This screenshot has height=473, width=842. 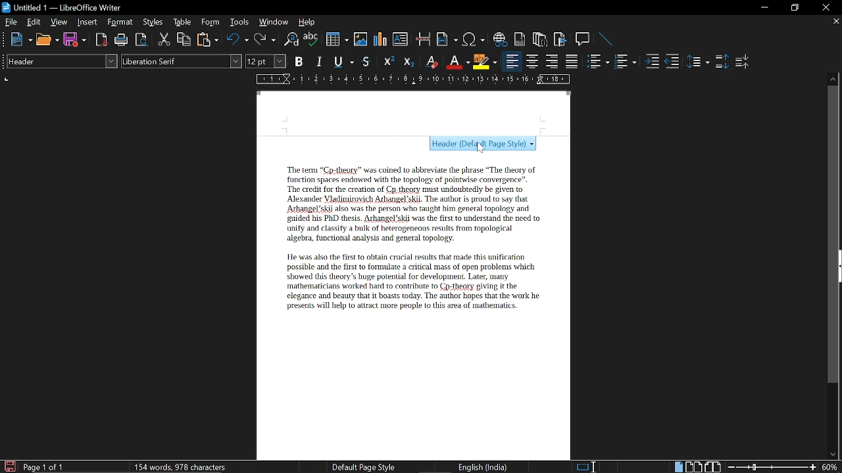 What do you see at coordinates (743, 61) in the screenshot?
I see `decrease paragraph spacing Decrease paragraph spacing` at bounding box center [743, 61].